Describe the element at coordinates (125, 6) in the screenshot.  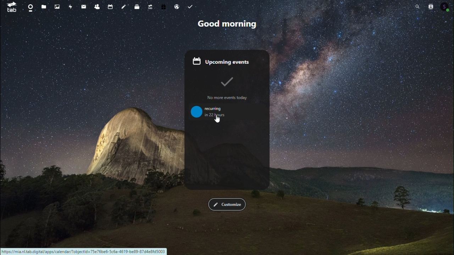
I see `notes` at that location.